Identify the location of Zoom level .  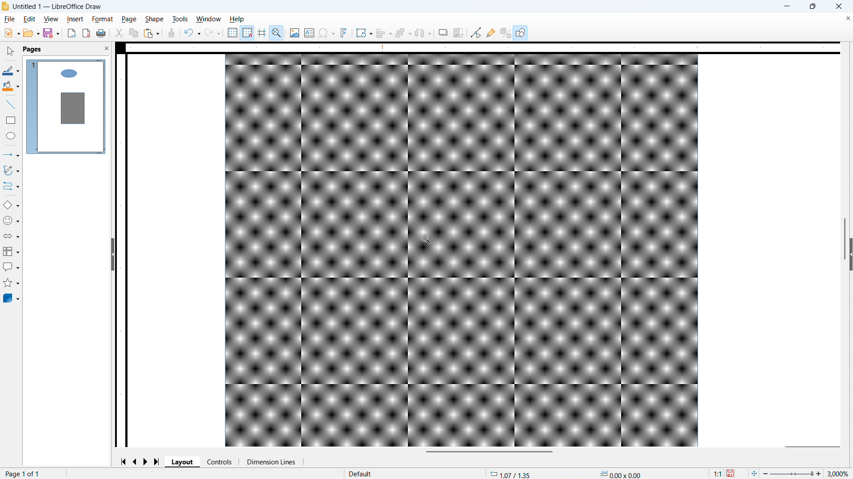
(840, 473).